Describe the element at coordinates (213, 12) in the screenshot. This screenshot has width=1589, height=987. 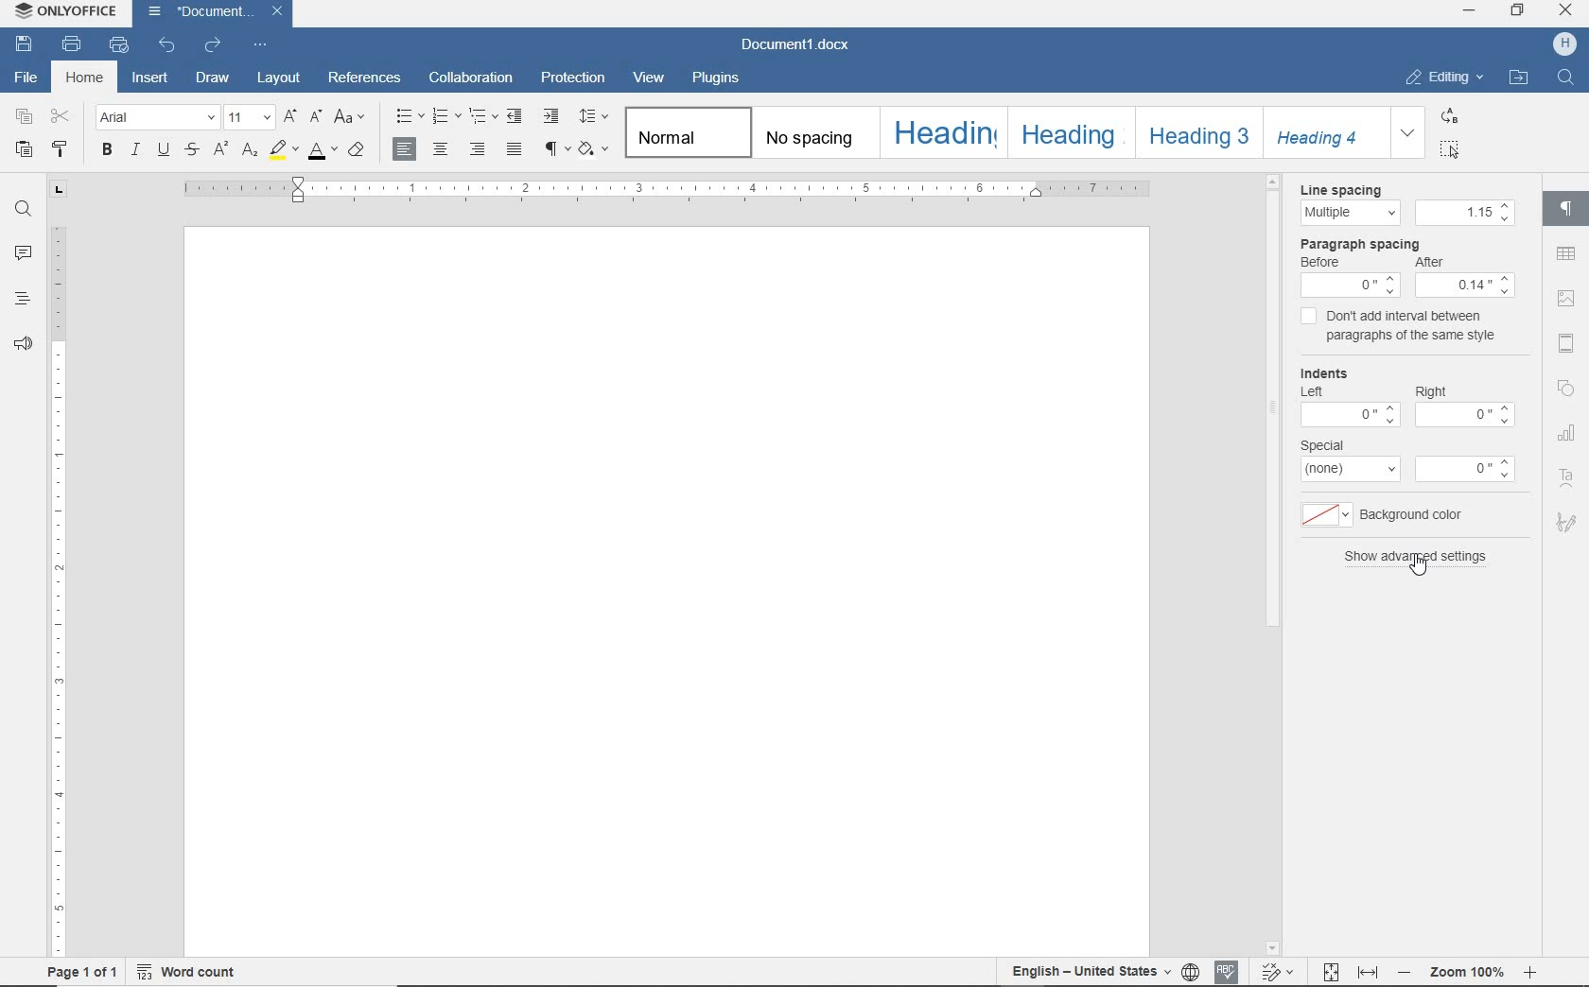
I see `Document1.docx(file name)` at that location.